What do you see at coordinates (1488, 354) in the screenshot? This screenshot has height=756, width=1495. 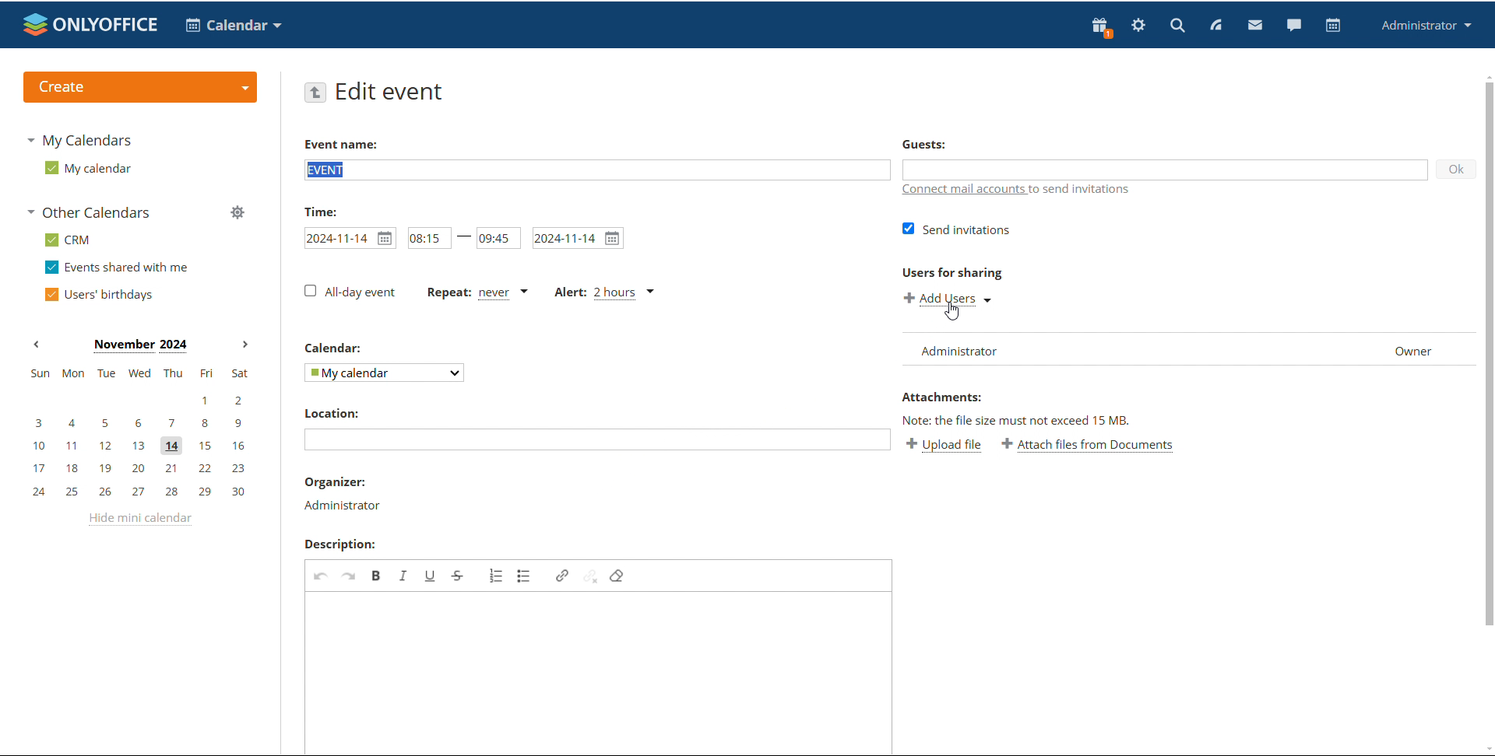 I see `scrollbar` at bounding box center [1488, 354].